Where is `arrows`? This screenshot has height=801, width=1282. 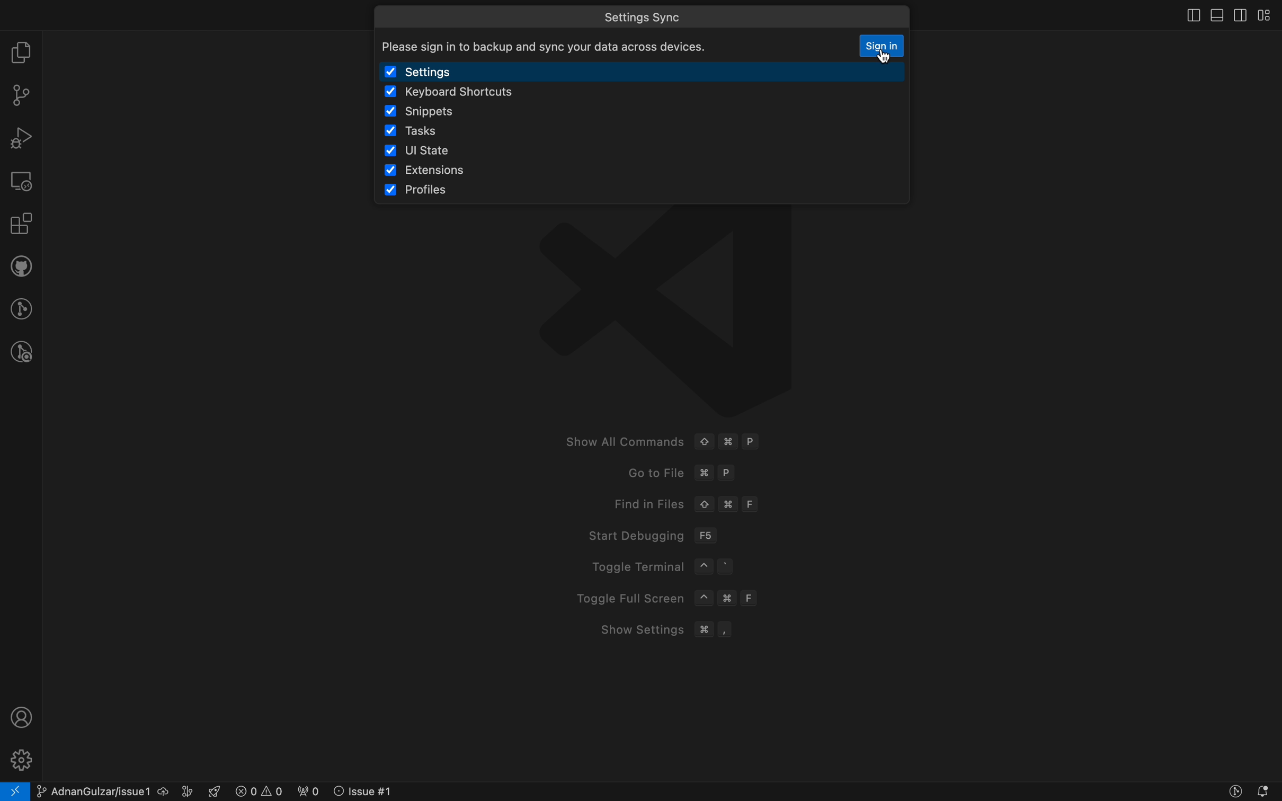 arrows is located at coordinates (389, 14).